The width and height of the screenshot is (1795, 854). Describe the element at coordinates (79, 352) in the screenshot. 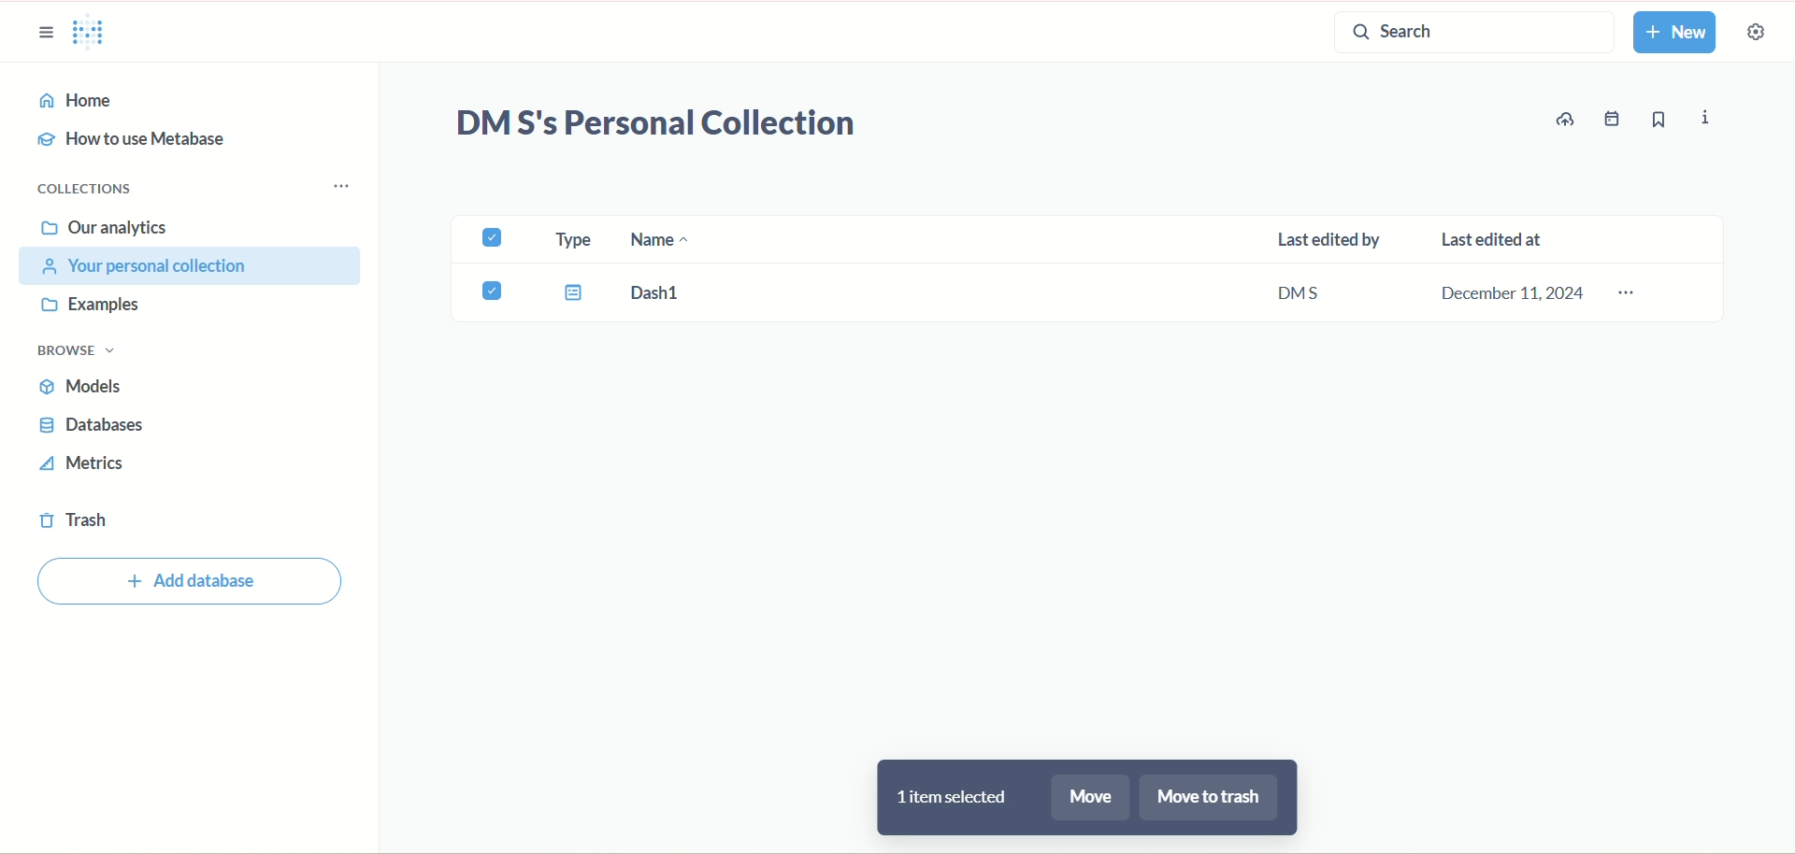

I see `browse` at that location.